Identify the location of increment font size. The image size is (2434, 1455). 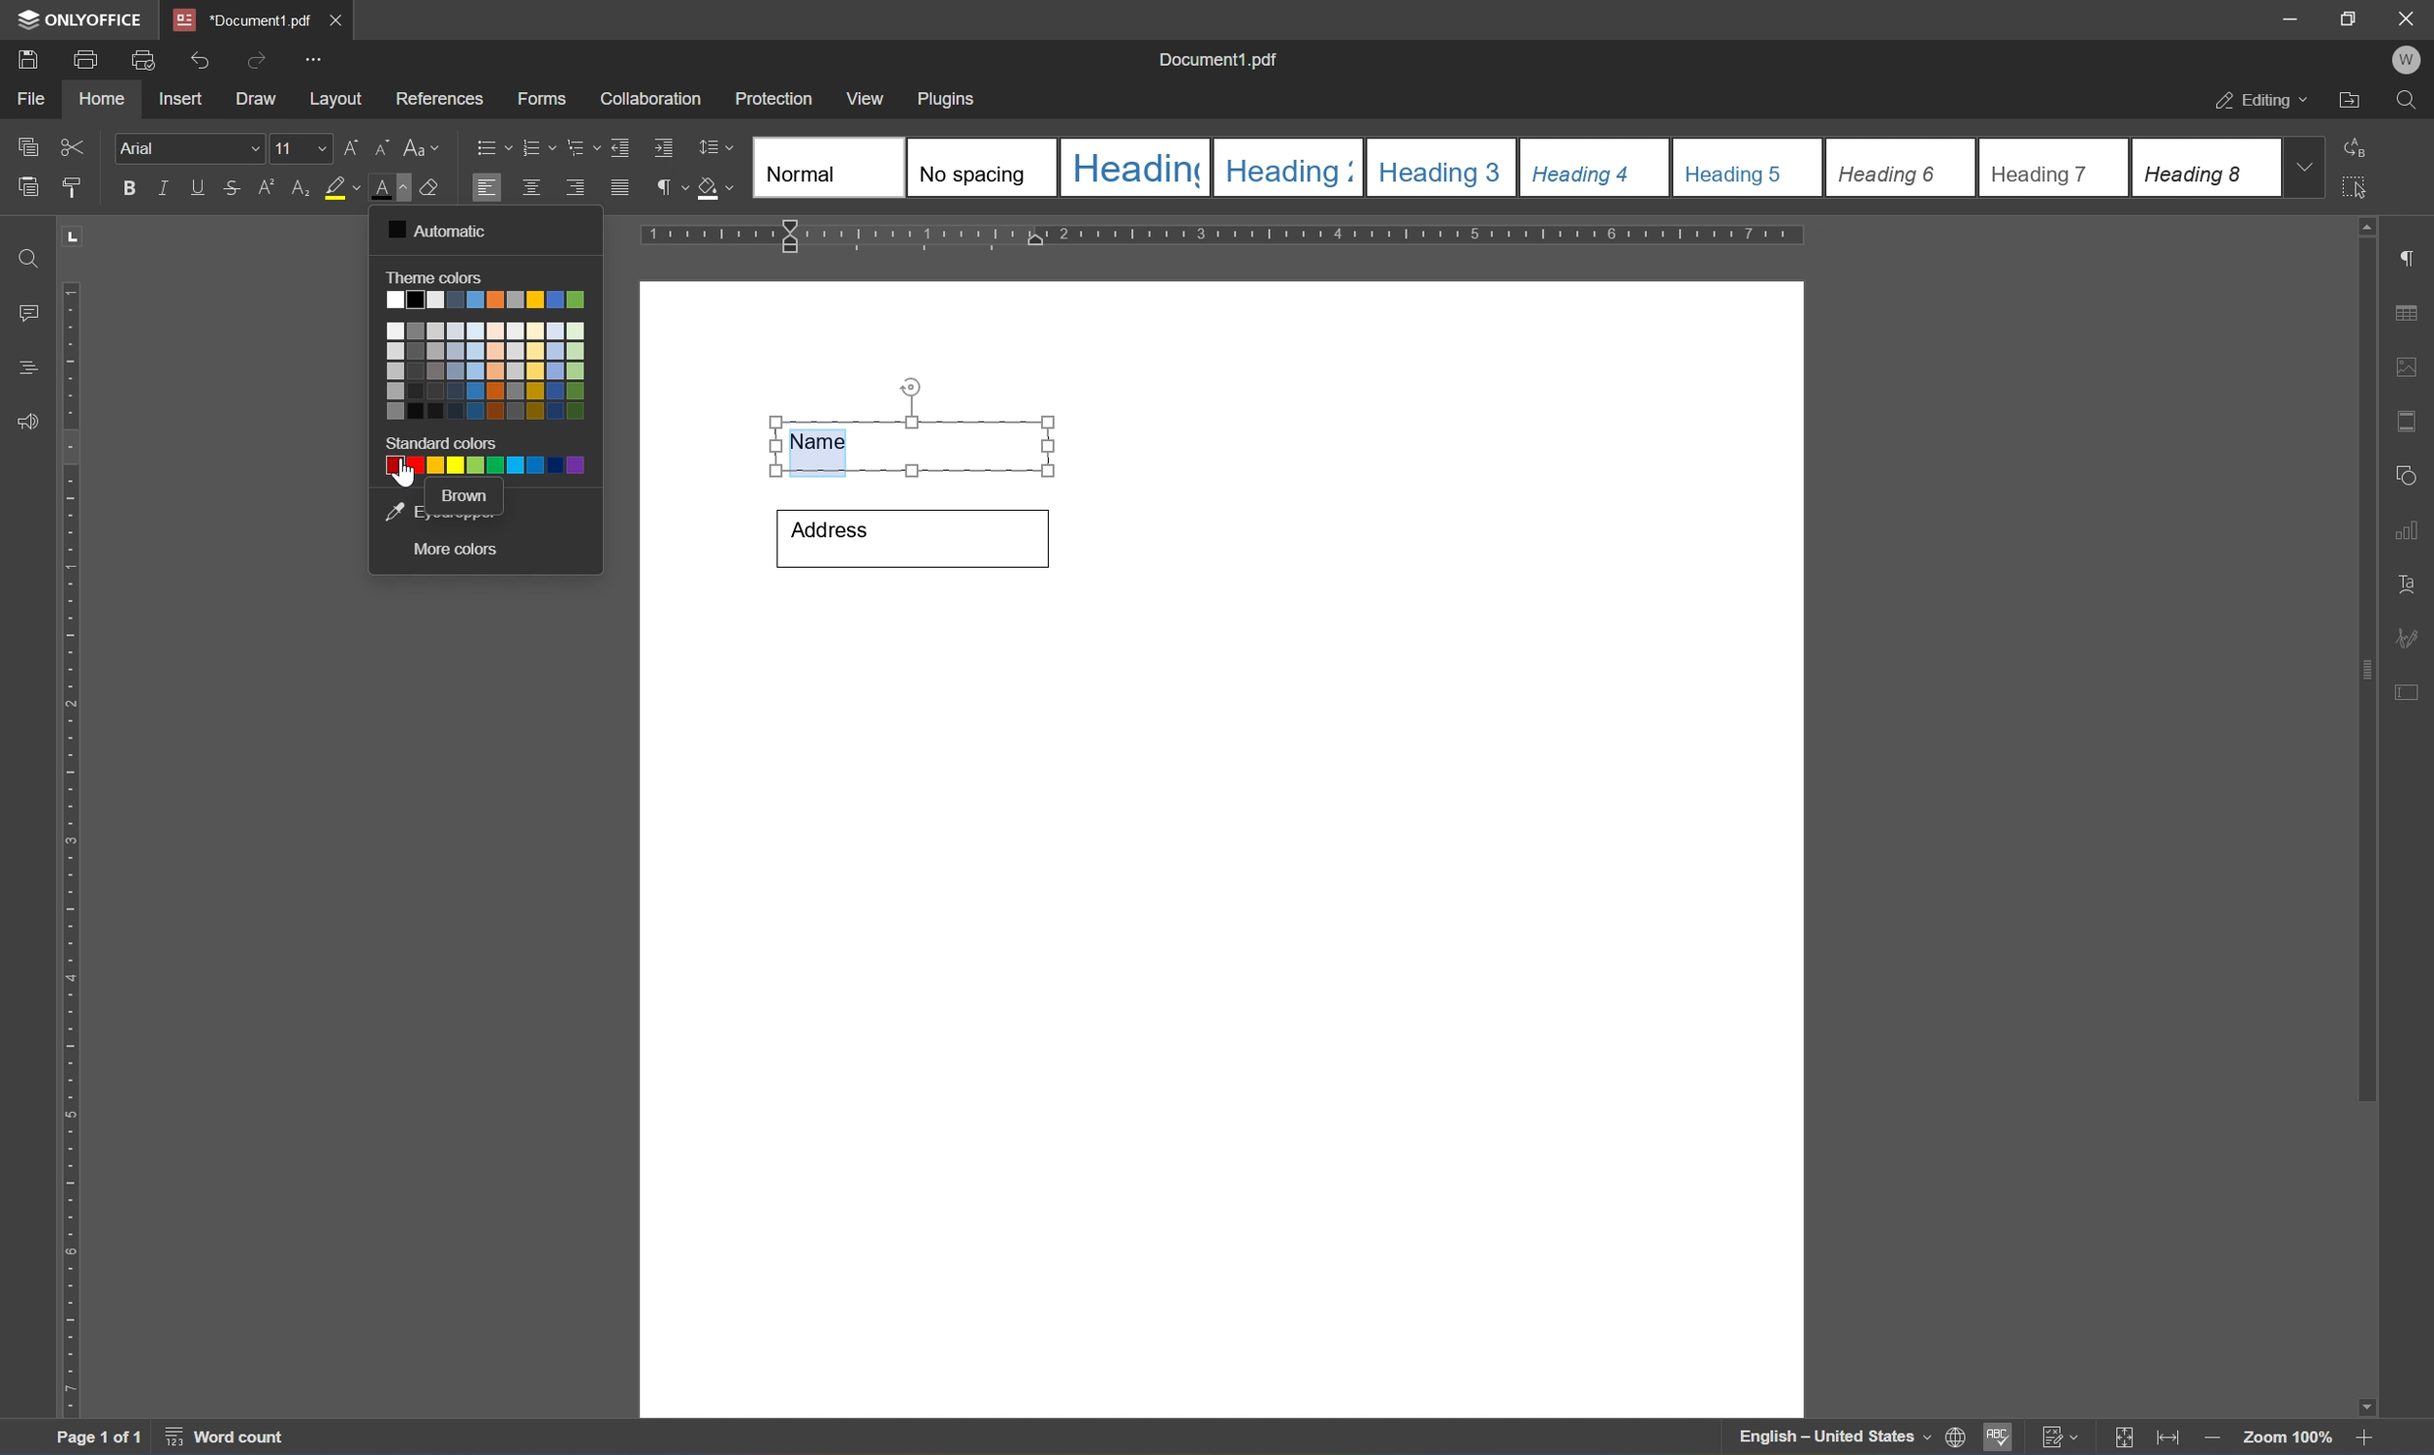
(352, 146).